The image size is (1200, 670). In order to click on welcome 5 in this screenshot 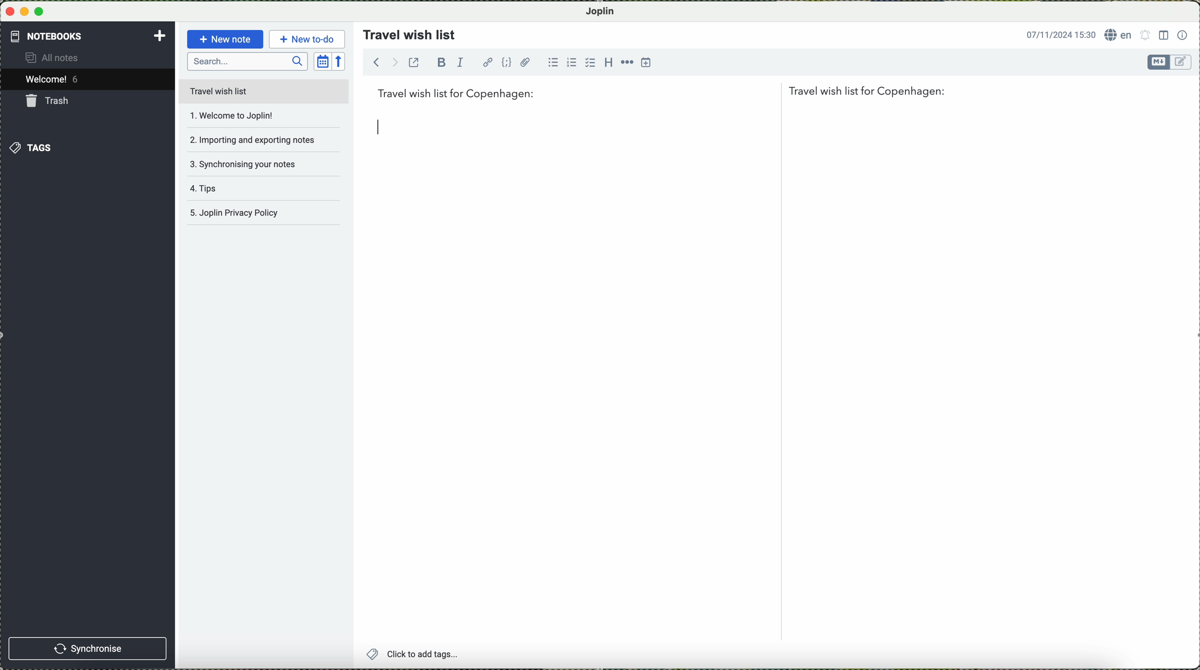, I will do `click(55, 81)`.